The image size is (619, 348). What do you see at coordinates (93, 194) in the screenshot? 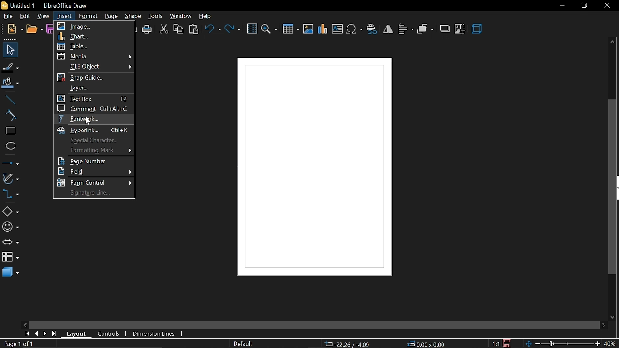
I see `signature line` at bounding box center [93, 194].